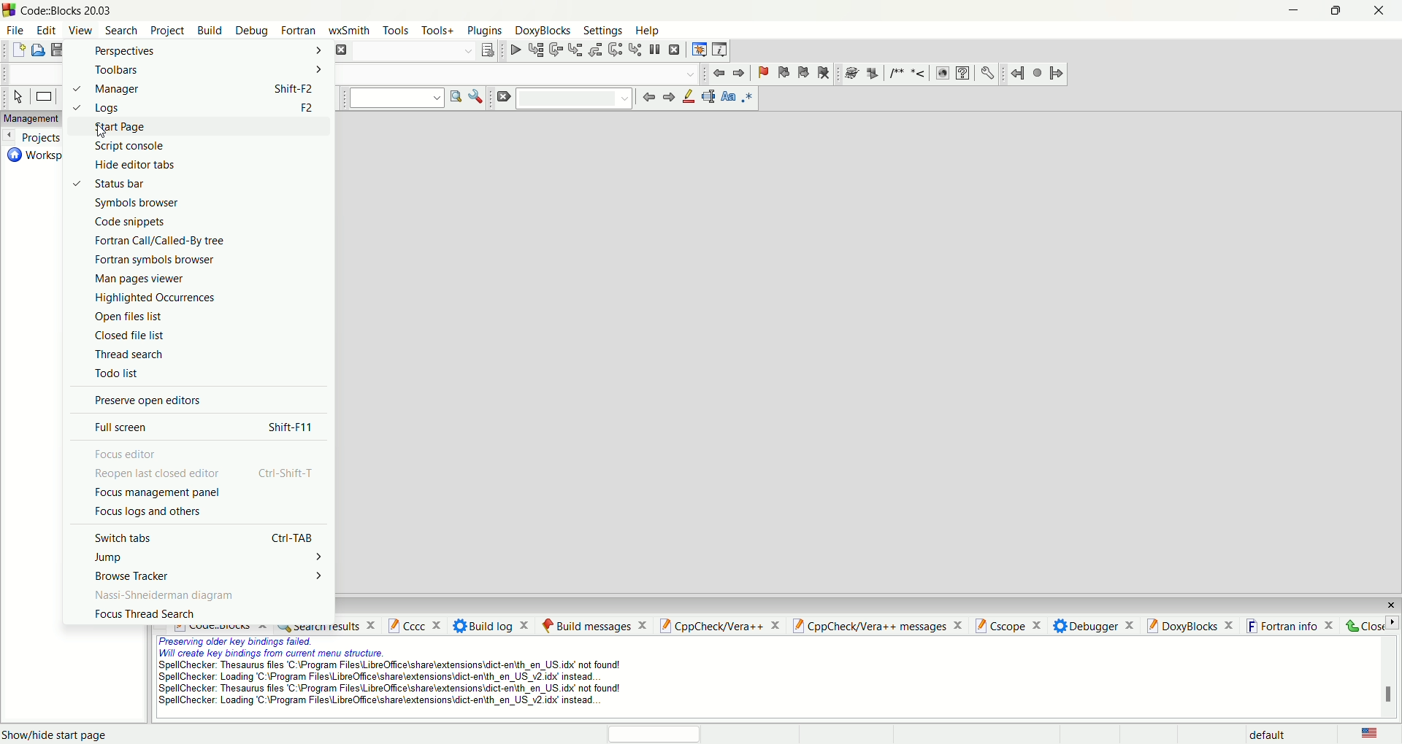  What do you see at coordinates (1292, 627) in the screenshot?
I see `forton info` at bounding box center [1292, 627].